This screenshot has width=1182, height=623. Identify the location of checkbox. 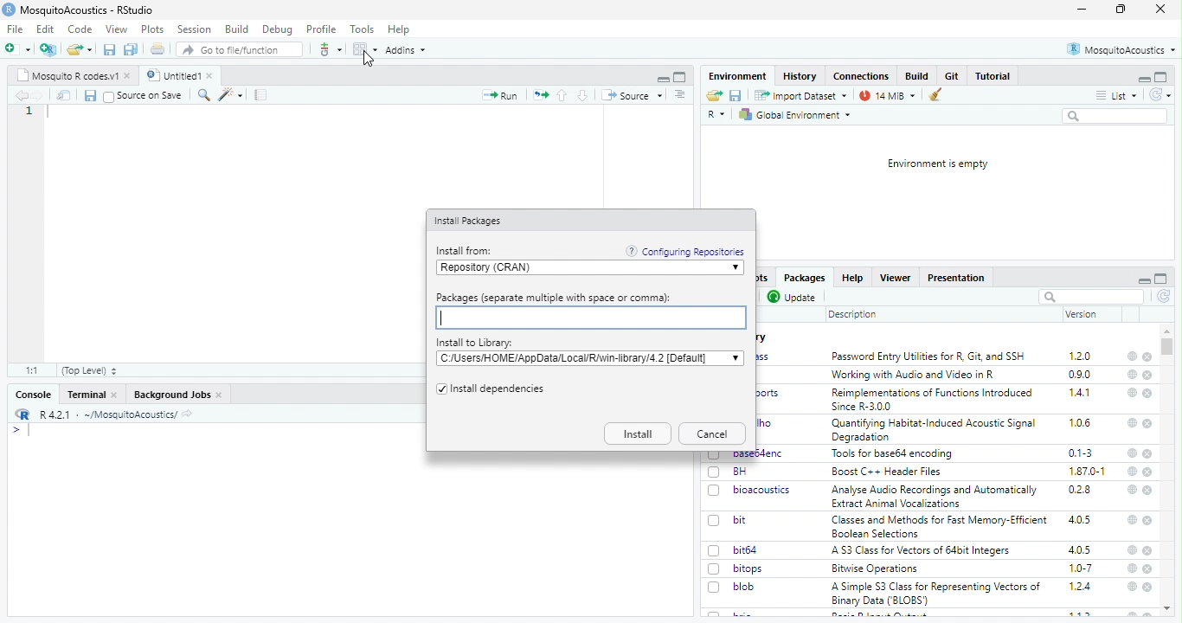
(715, 569).